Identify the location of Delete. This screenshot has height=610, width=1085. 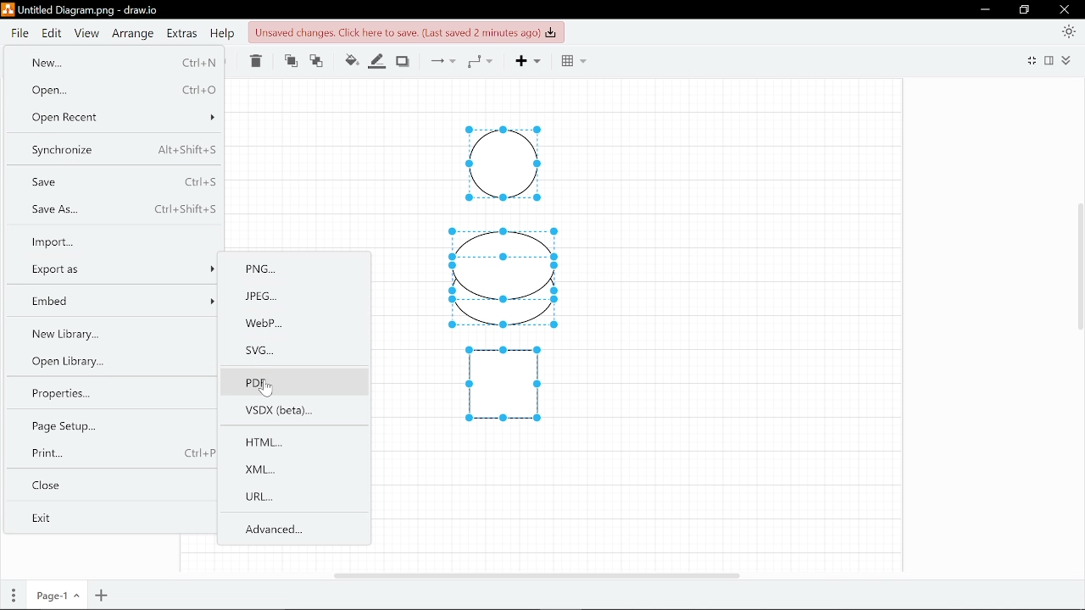
(254, 62).